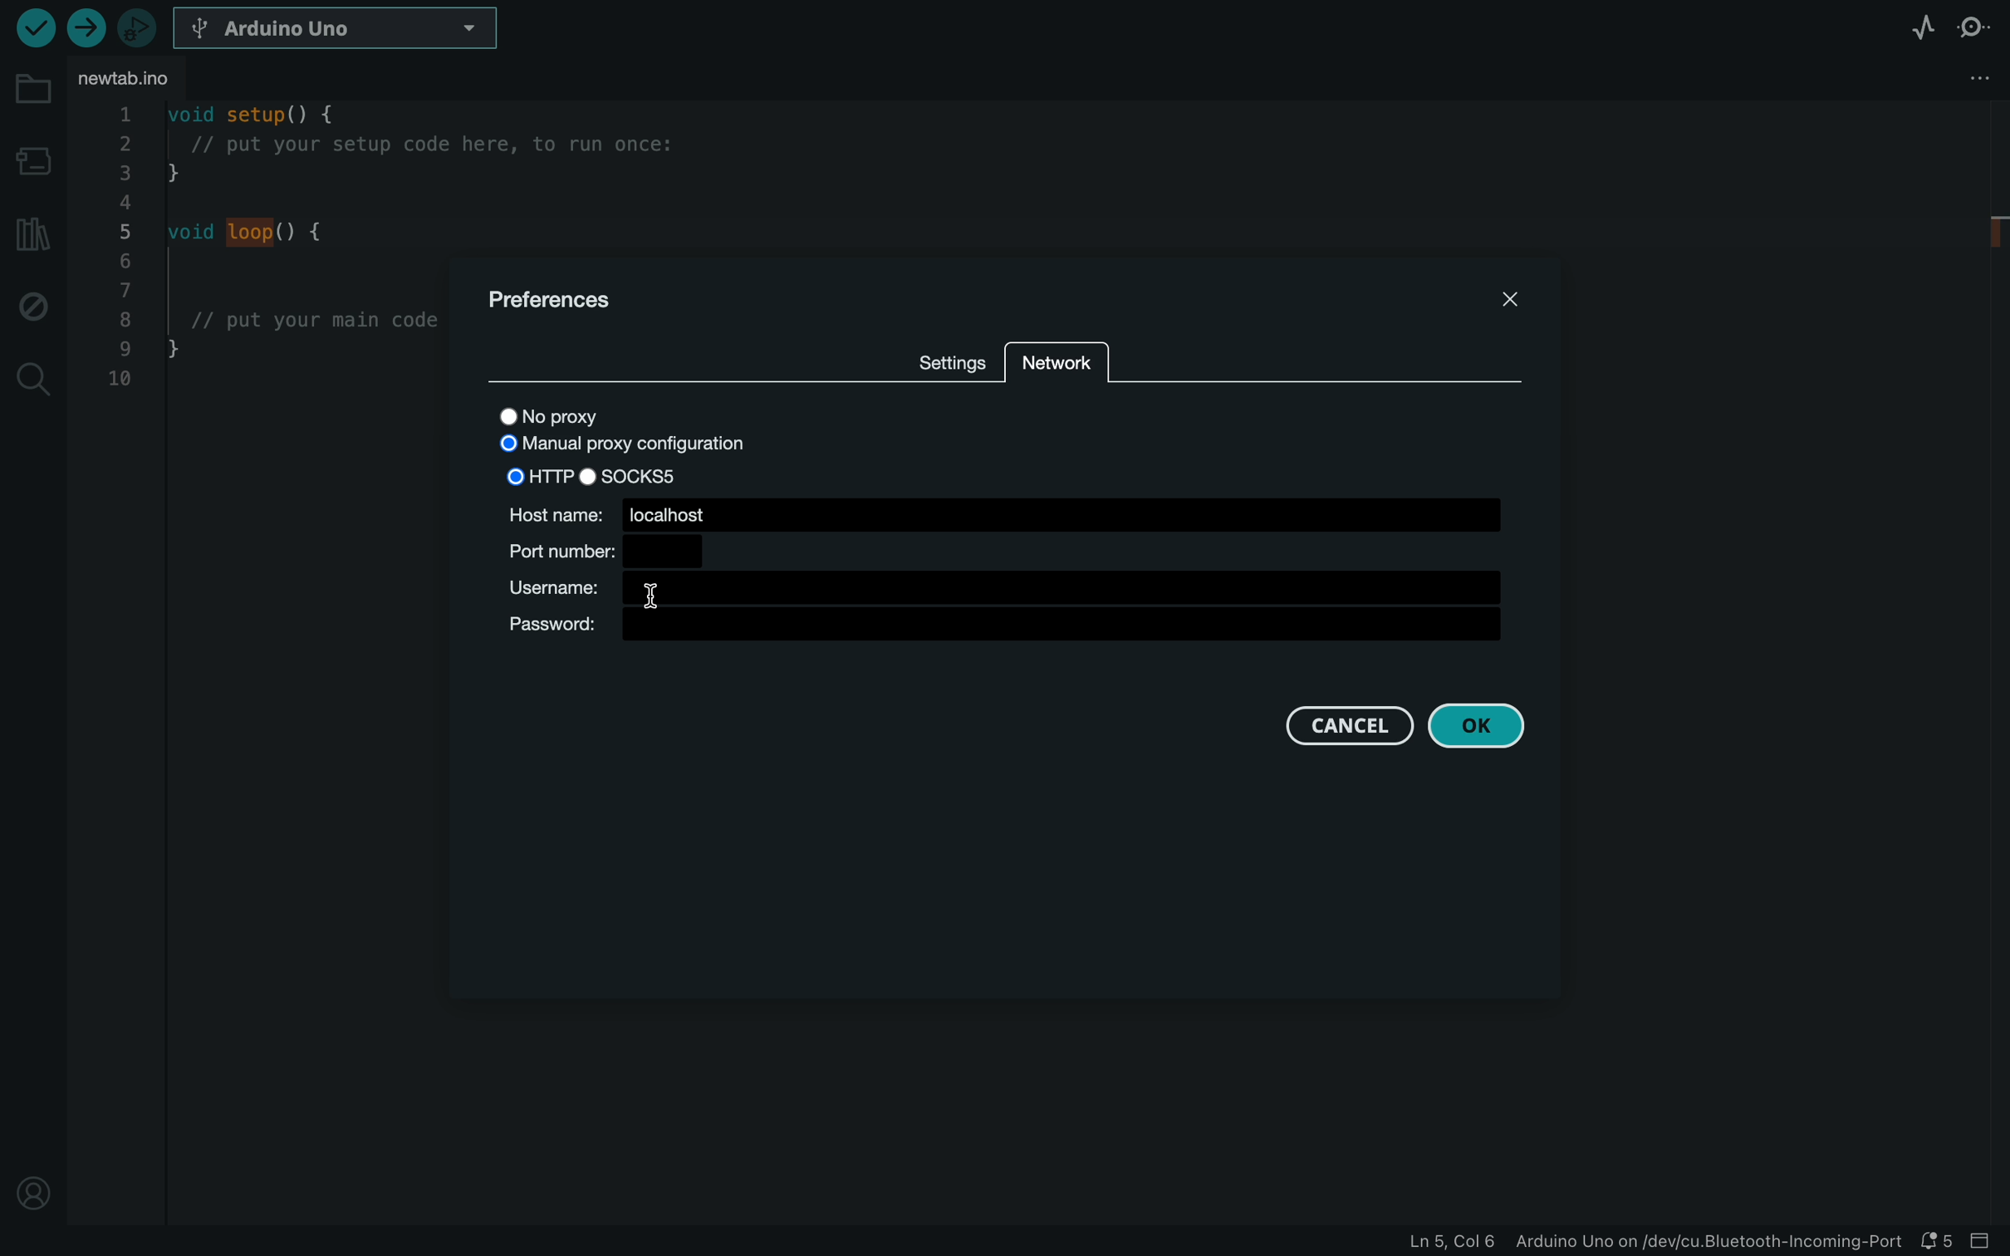 The width and height of the screenshot is (2010, 1256). I want to click on manual proxy, so click(635, 447).